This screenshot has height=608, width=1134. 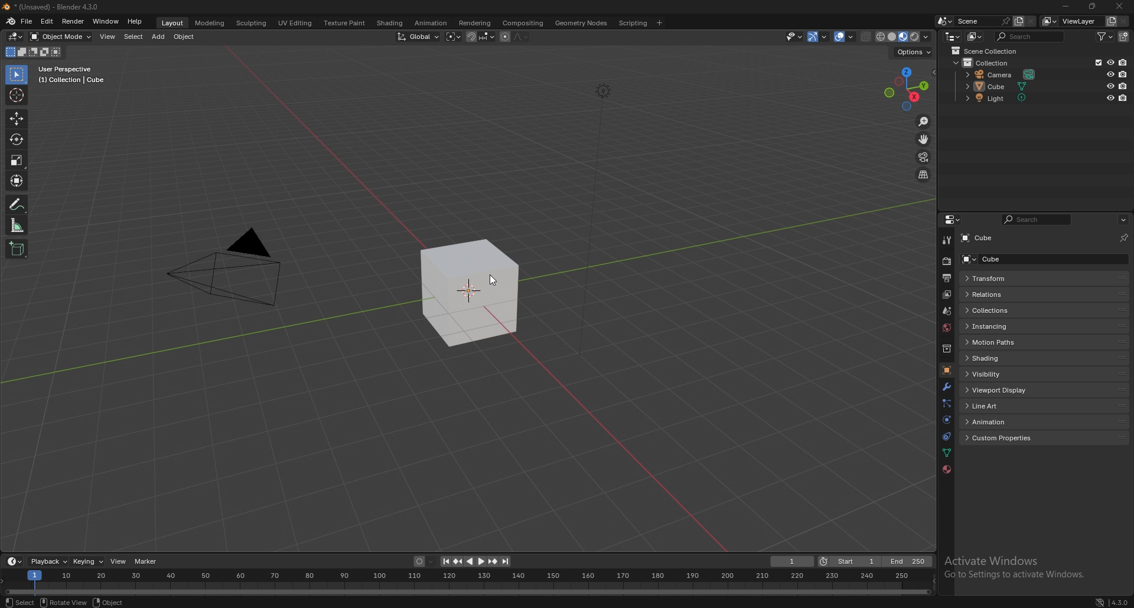 What do you see at coordinates (17, 75) in the screenshot?
I see `selector` at bounding box center [17, 75].